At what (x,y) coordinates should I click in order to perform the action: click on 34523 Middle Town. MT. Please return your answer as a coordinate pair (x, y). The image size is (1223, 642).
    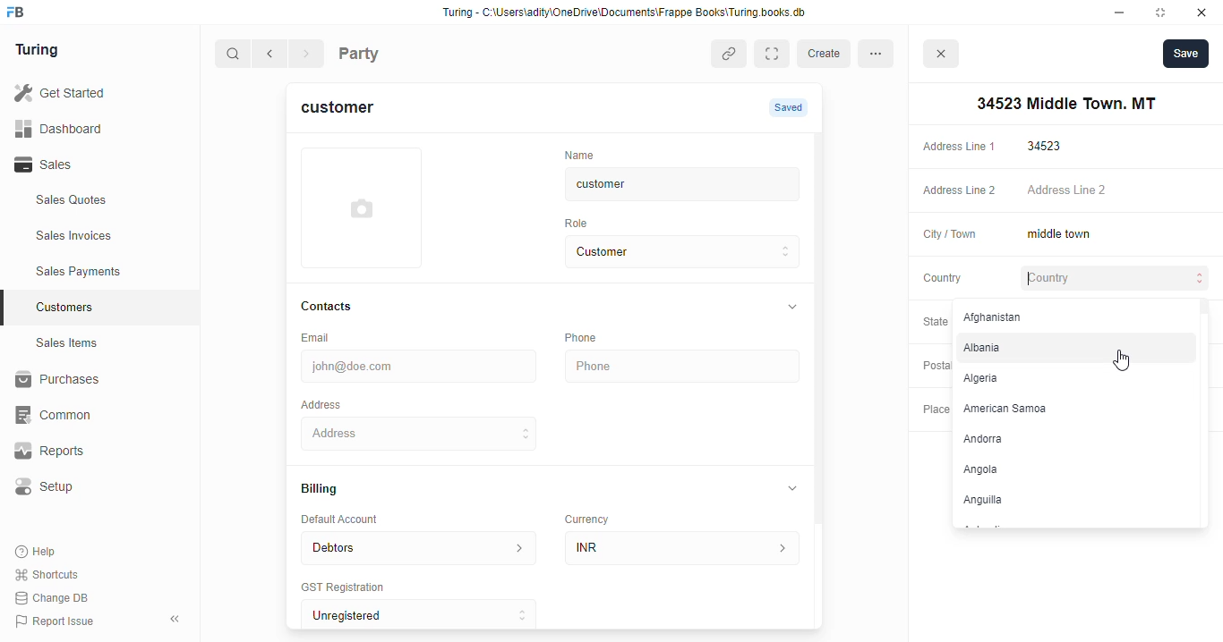
    Looking at the image, I should click on (422, 433).